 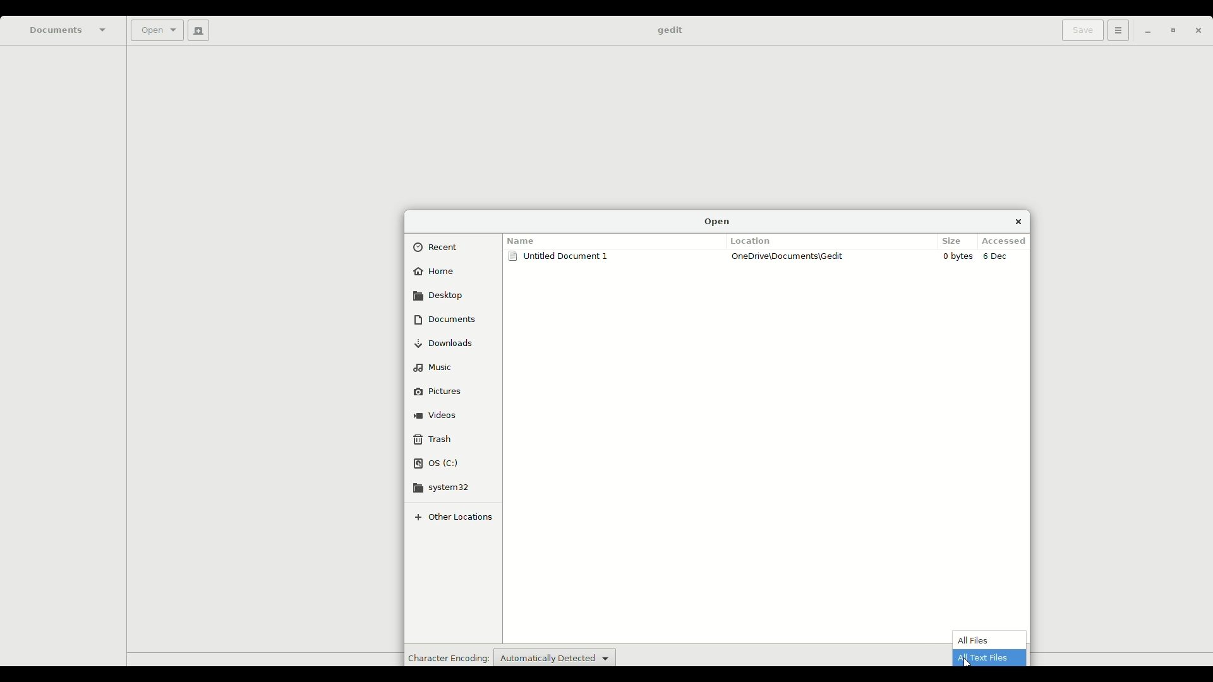 I want to click on Open, so click(x=155, y=32).